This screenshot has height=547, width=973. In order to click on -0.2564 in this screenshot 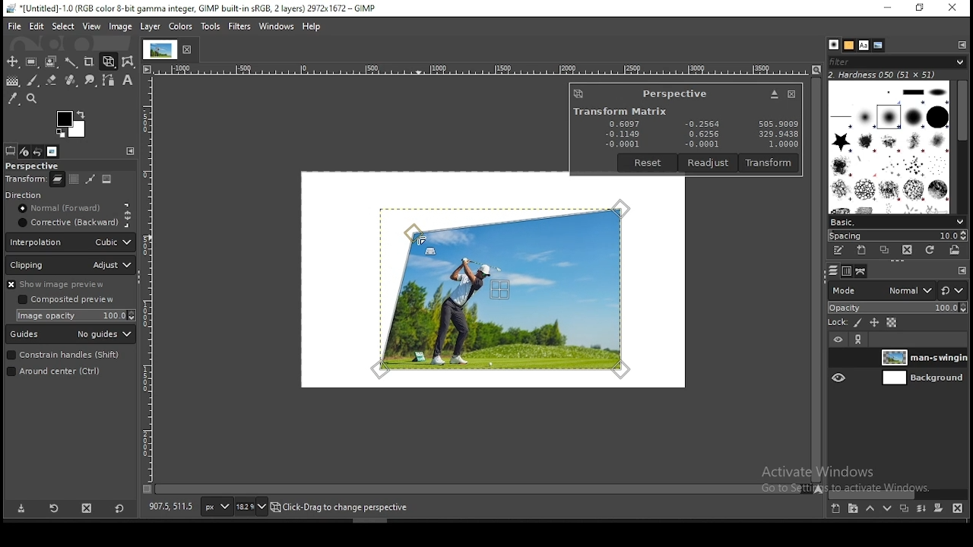, I will do `click(701, 125)`.